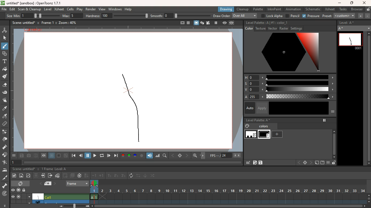  What do you see at coordinates (353, 28) in the screenshot?
I see `A *` at bounding box center [353, 28].